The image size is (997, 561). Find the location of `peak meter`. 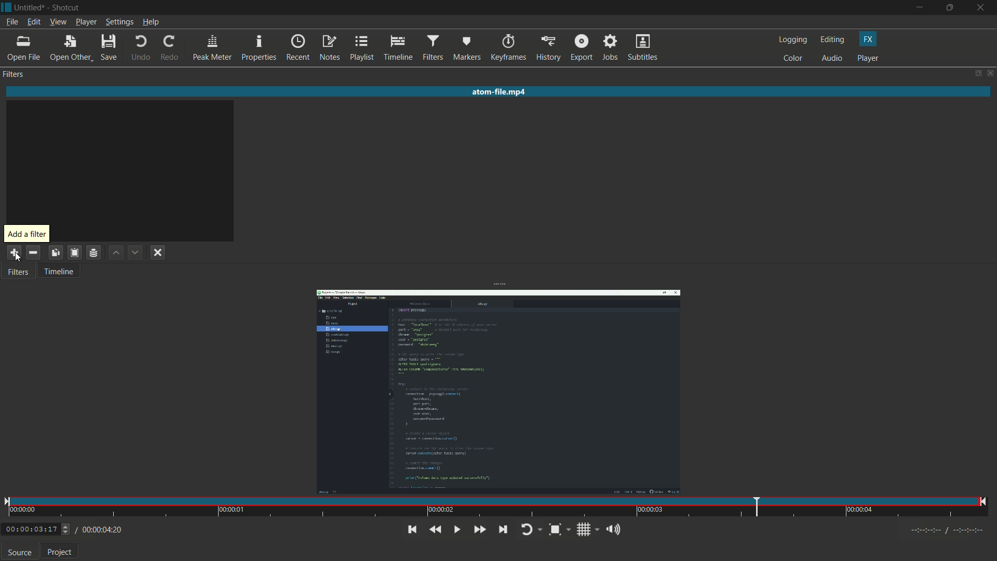

peak meter is located at coordinates (212, 48).